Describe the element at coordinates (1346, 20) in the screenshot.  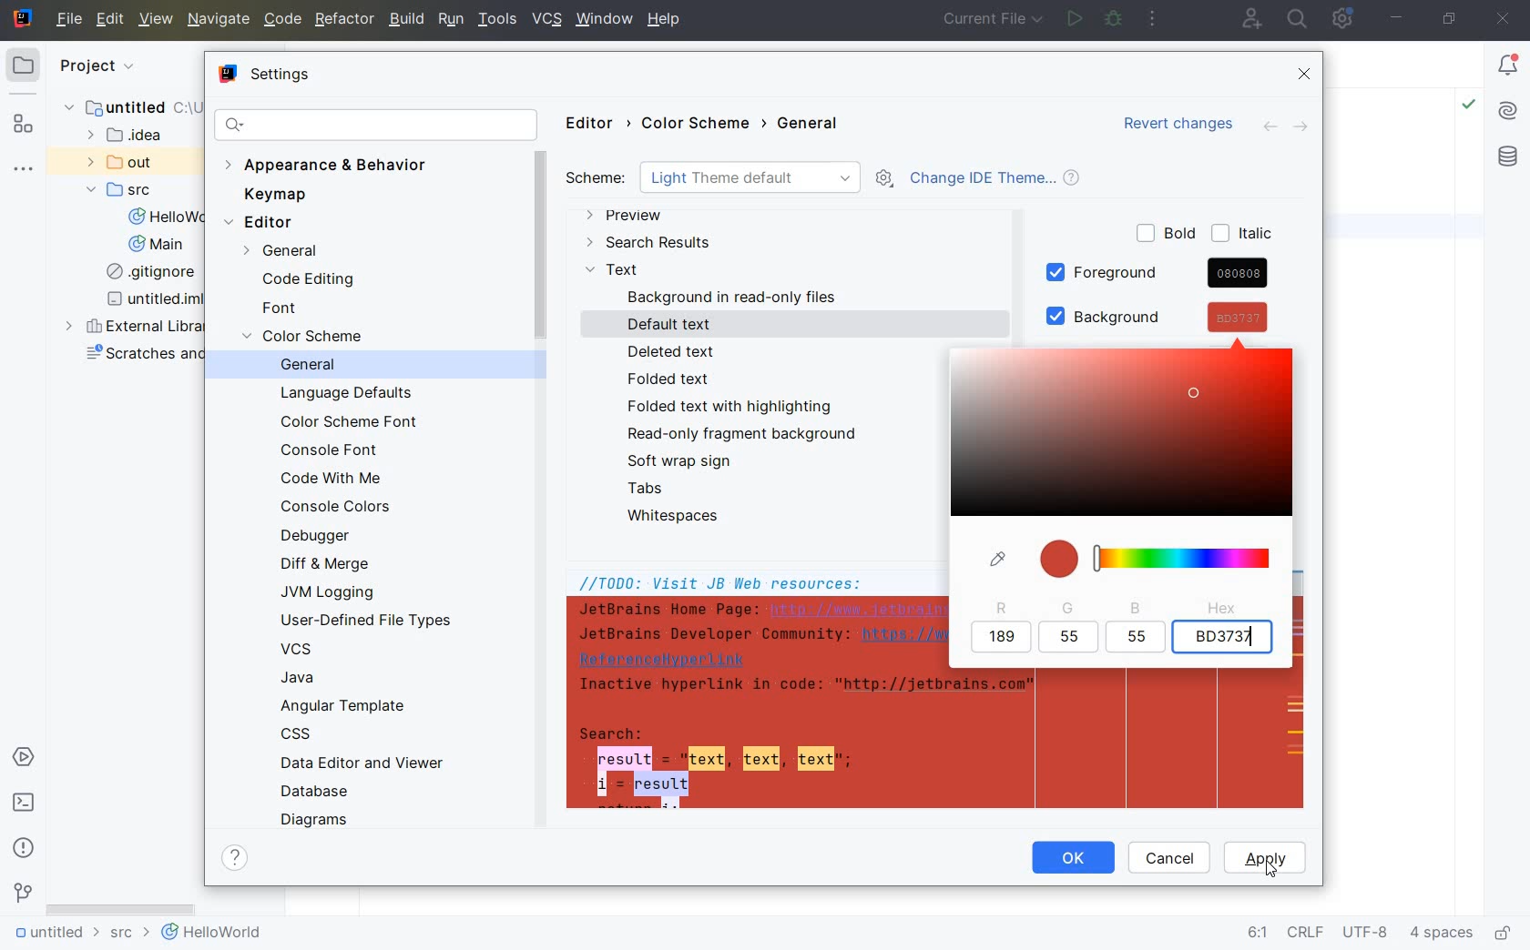
I see `IDE and Project Settings` at that location.